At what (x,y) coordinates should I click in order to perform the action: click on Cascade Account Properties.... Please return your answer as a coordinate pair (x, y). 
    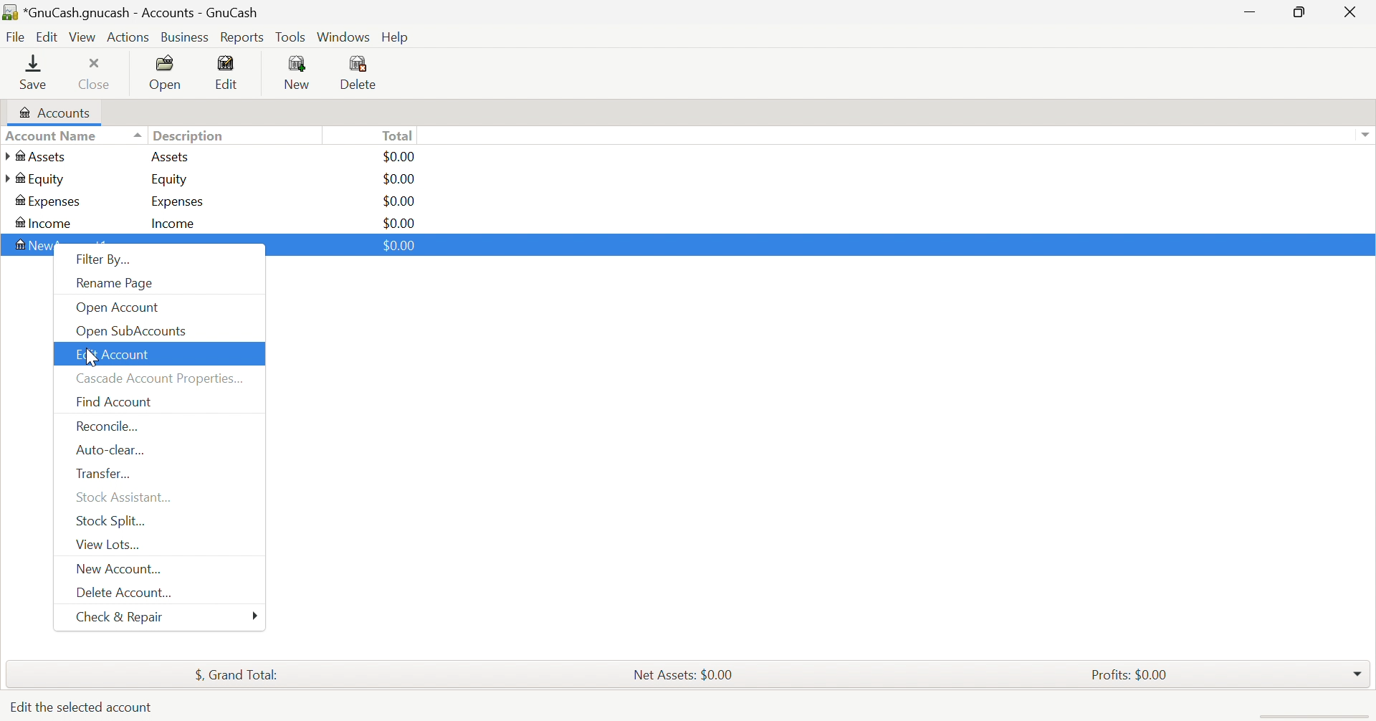
    Looking at the image, I should click on (163, 378).